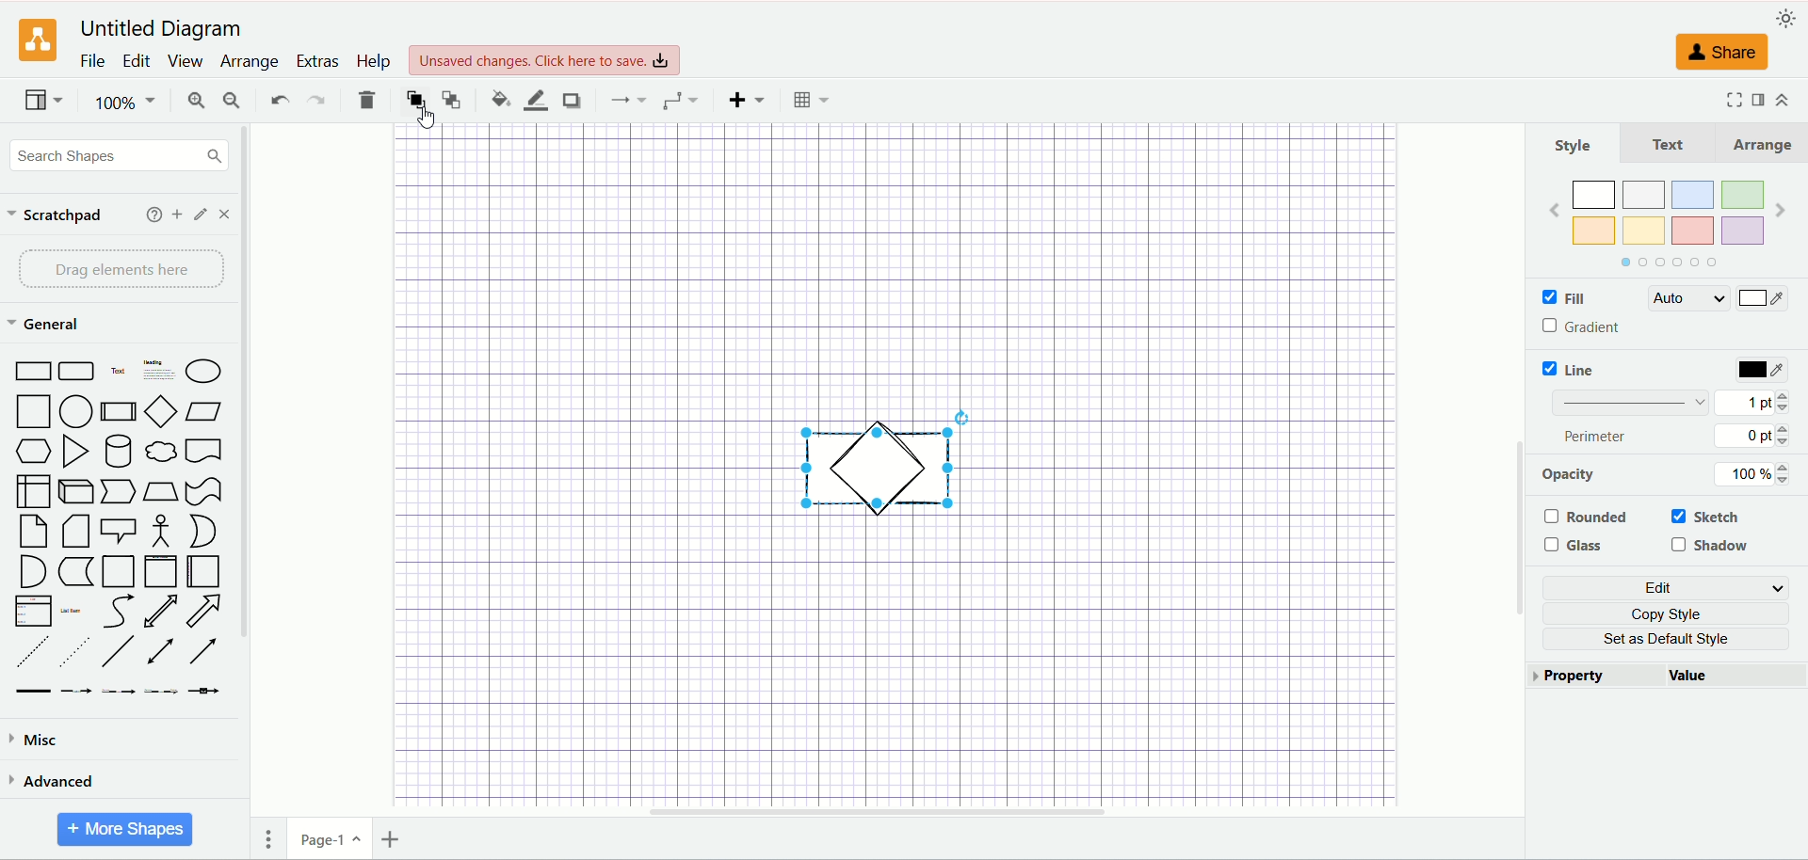 This screenshot has width=1808, height=860. I want to click on Triangle, so click(77, 452).